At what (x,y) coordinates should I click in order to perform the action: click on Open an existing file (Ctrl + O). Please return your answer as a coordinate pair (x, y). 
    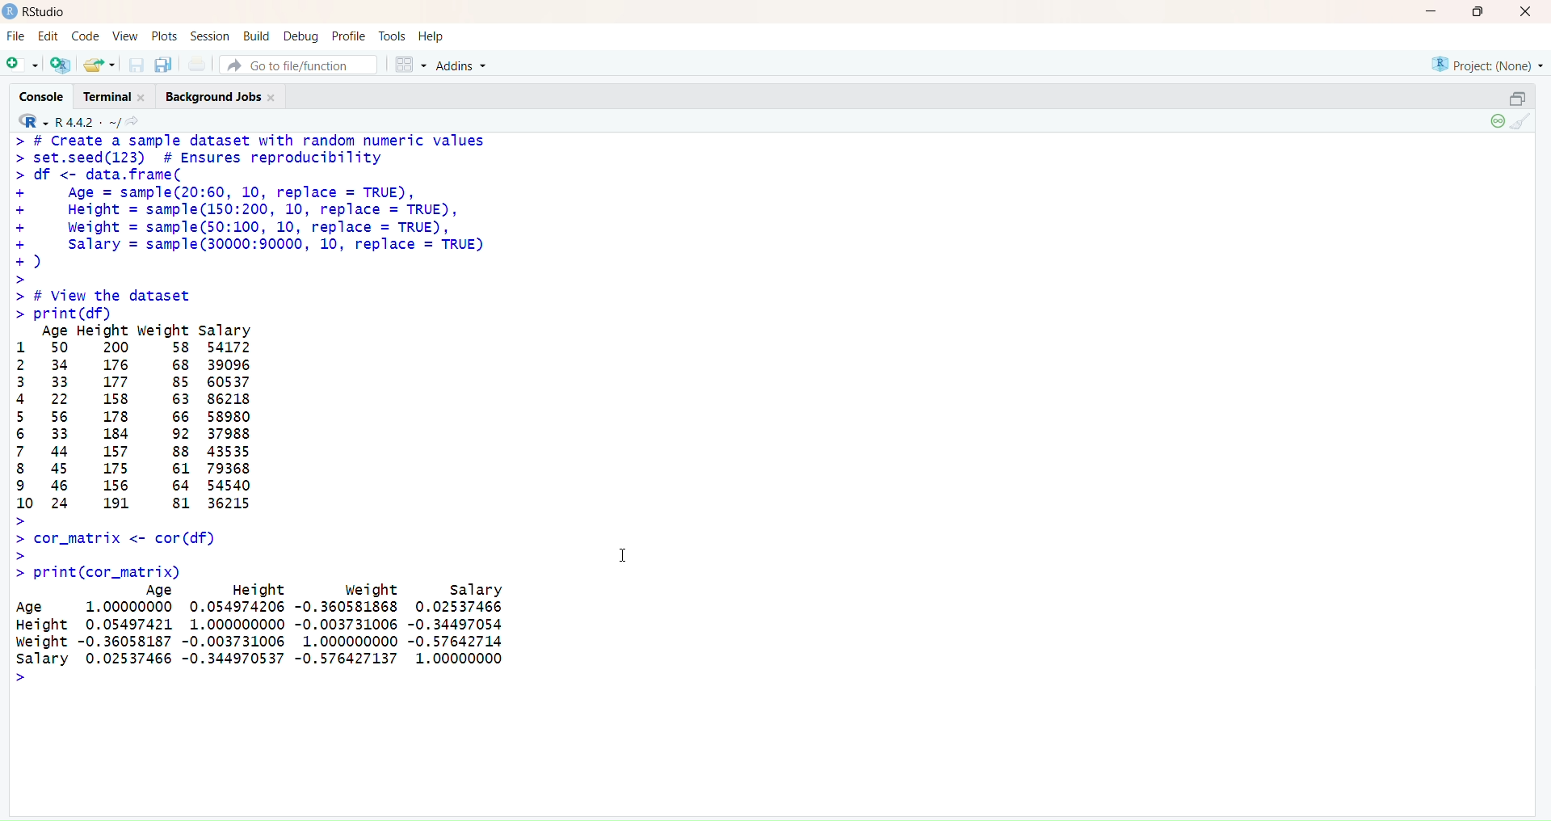
    Looking at the image, I should click on (98, 64).